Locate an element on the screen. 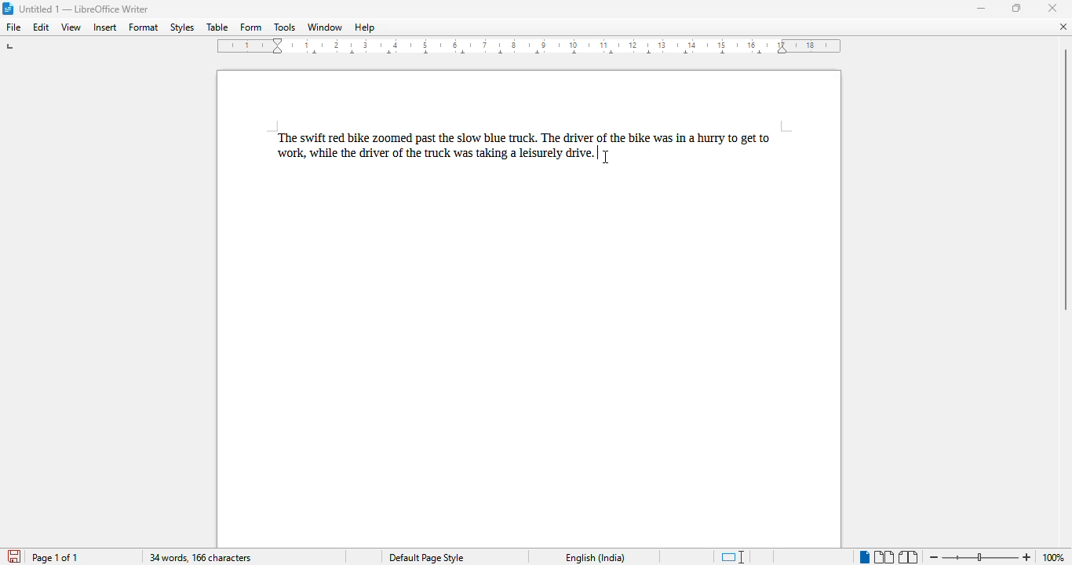  book view is located at coordinates (910, 558).